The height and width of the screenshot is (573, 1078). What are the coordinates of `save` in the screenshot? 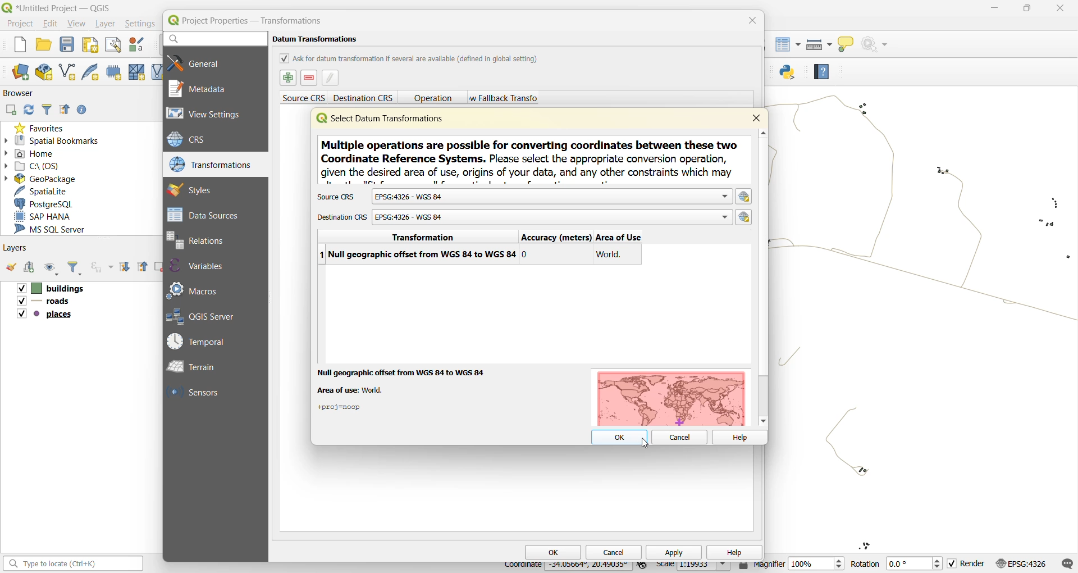 It's located at (67, 46).